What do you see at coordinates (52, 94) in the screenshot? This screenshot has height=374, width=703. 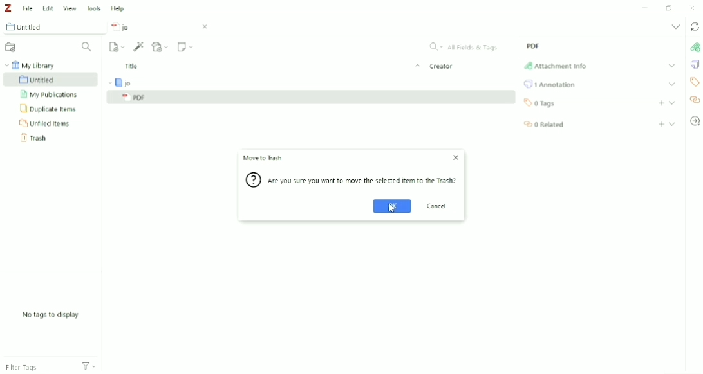 I see `My Publication` at bounding box center [52, 94].